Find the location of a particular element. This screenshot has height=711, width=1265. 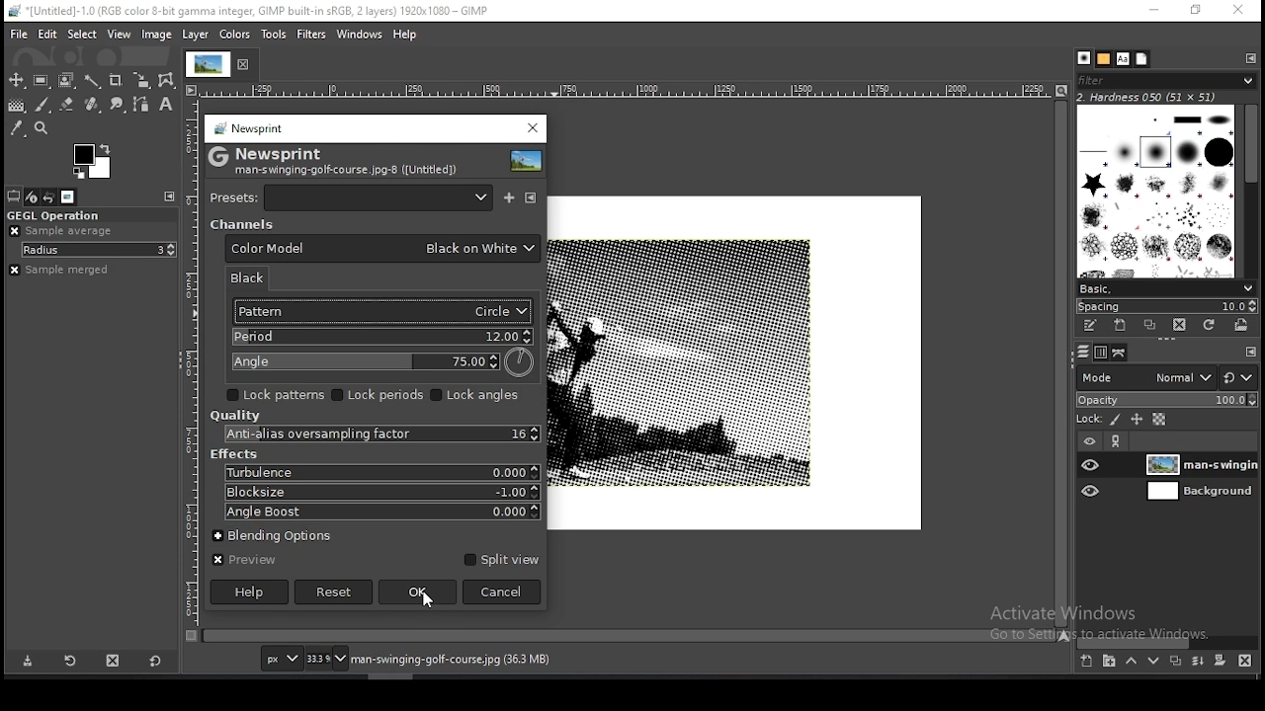

mouse pointer is located at coordinates (428, 604).